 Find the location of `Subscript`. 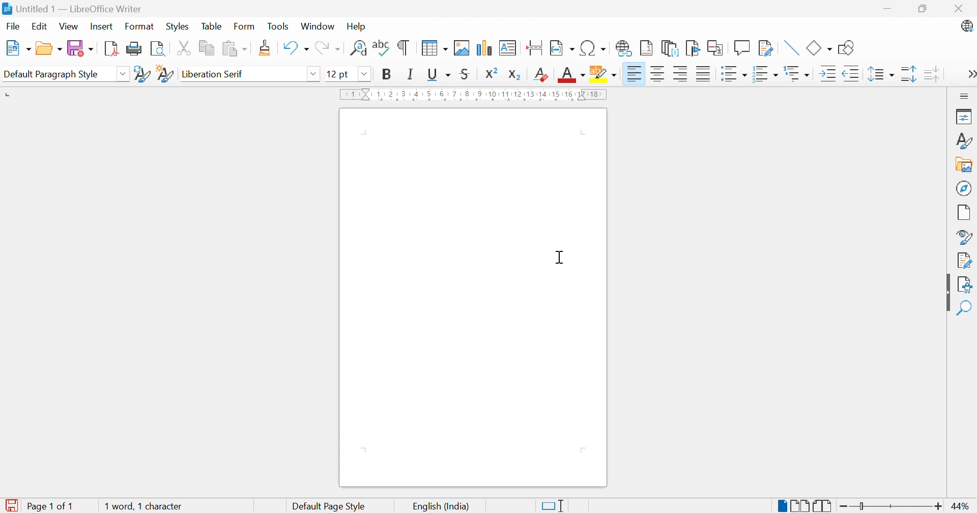

Subscript is located at coordinates (515, 75).